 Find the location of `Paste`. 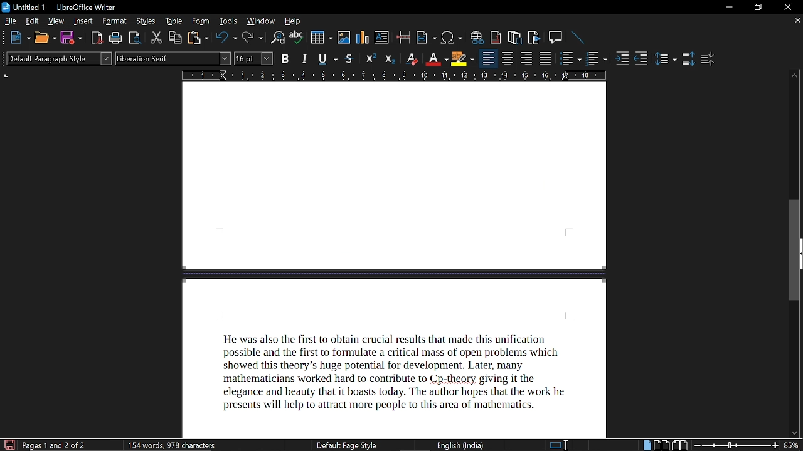

Paste is located at coordinates (198, 38).